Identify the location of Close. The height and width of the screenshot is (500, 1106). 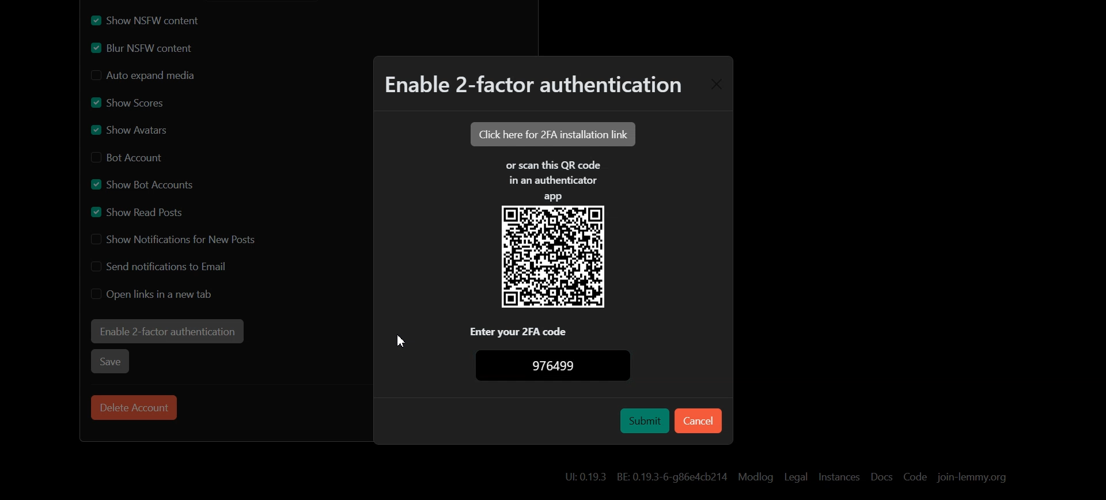
(715, 85).